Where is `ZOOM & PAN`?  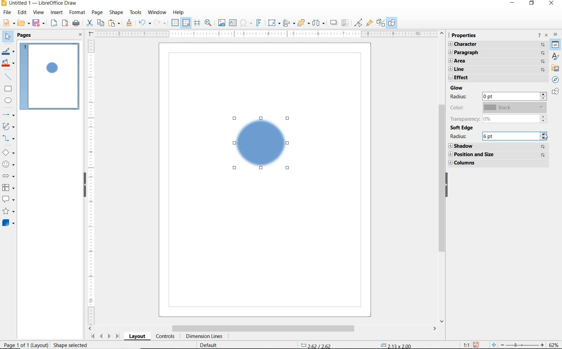 ZOOM & PAN is located at coordinates (209, 23).